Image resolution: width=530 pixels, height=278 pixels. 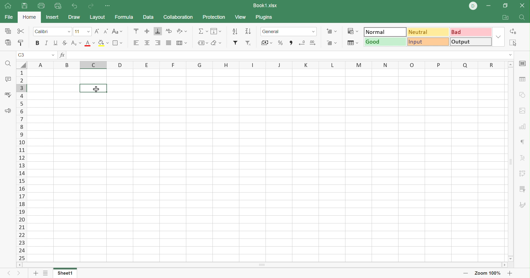 I want to click on Book1.xlsx, so click(x=266, y=5).